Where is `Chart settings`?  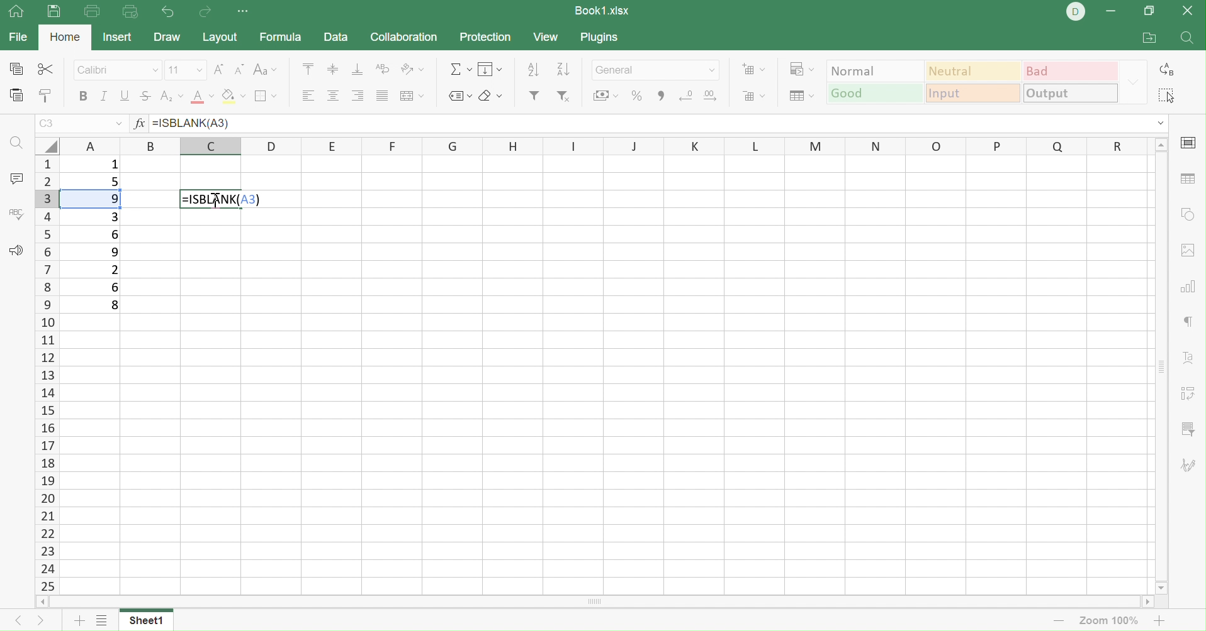 Chart settings is located at coordinates (1189, 284).